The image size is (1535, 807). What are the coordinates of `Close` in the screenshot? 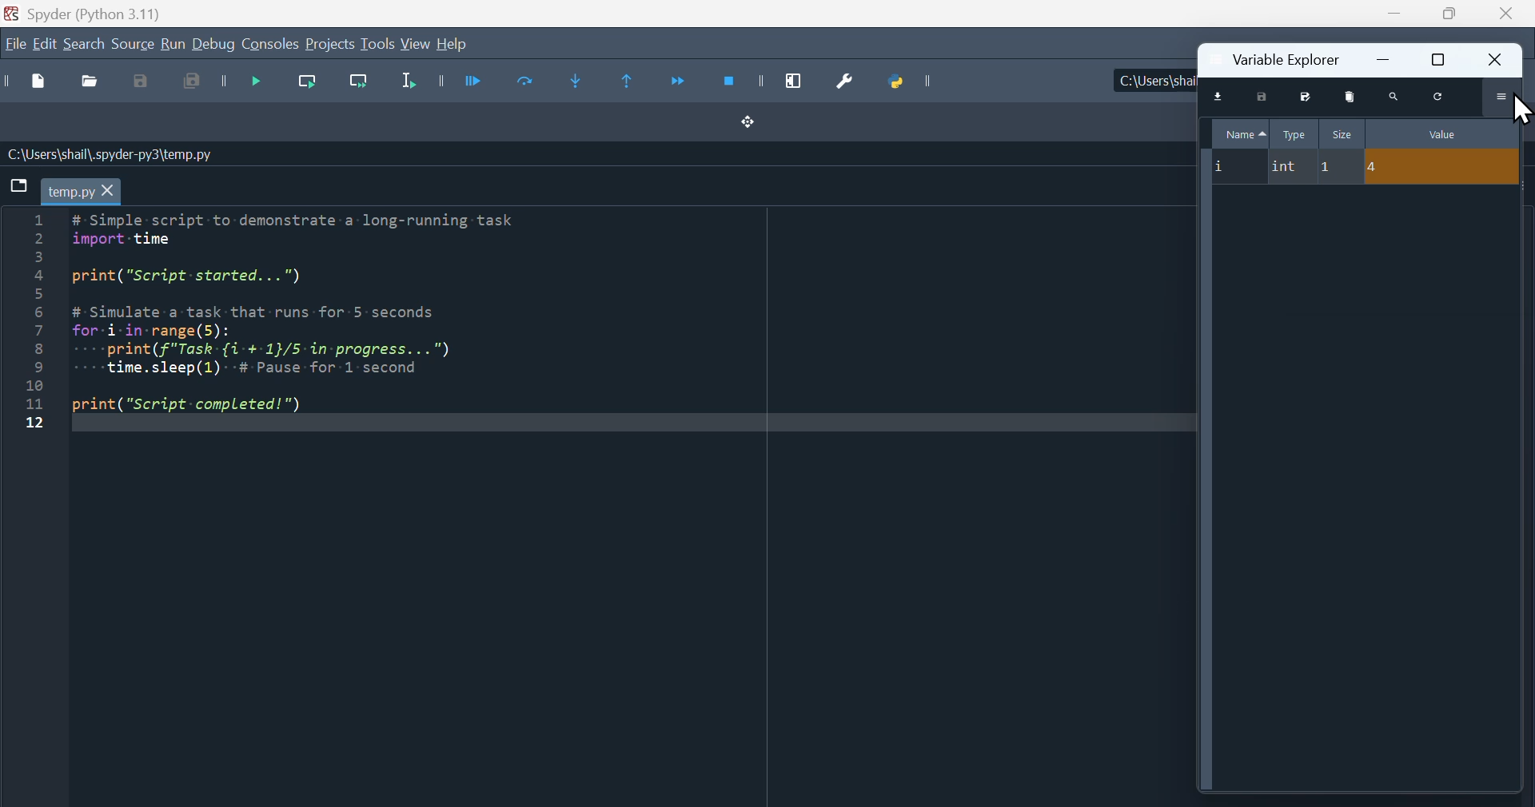 It's located at (1503, 14).